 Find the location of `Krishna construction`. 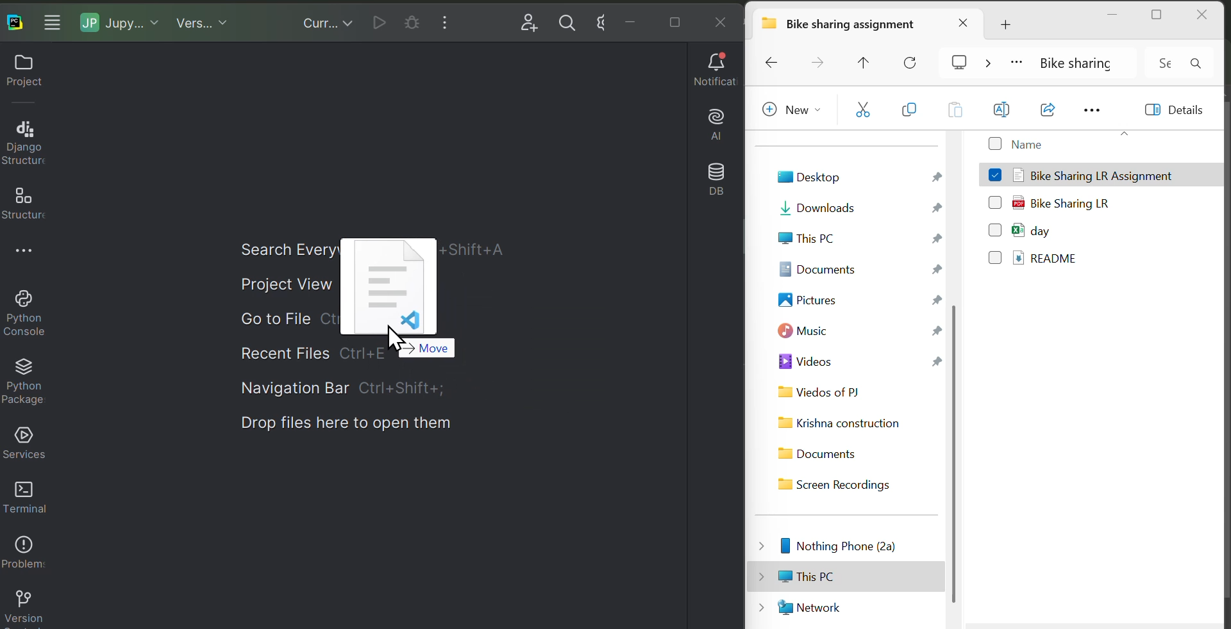

Krishna construction is located at coordinates (842, 425).